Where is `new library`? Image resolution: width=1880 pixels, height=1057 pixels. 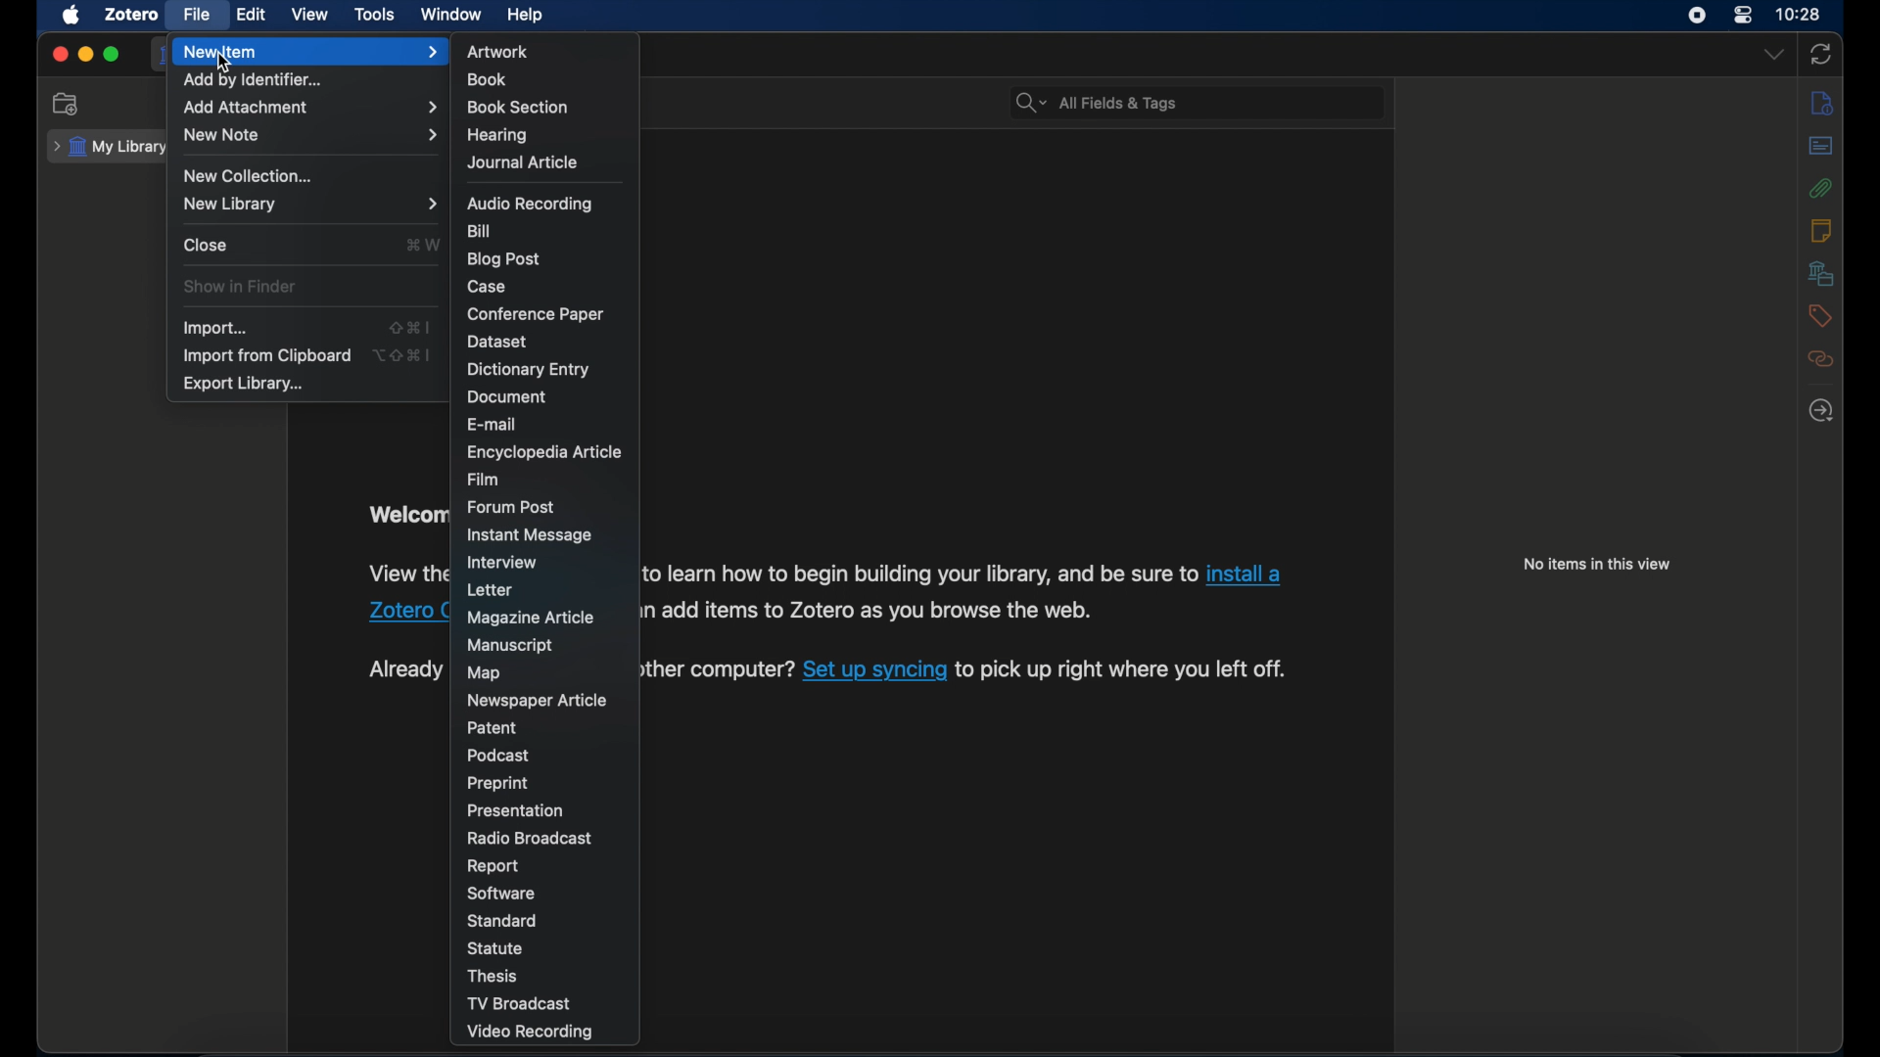
new library is located at coordinates (312, 205).